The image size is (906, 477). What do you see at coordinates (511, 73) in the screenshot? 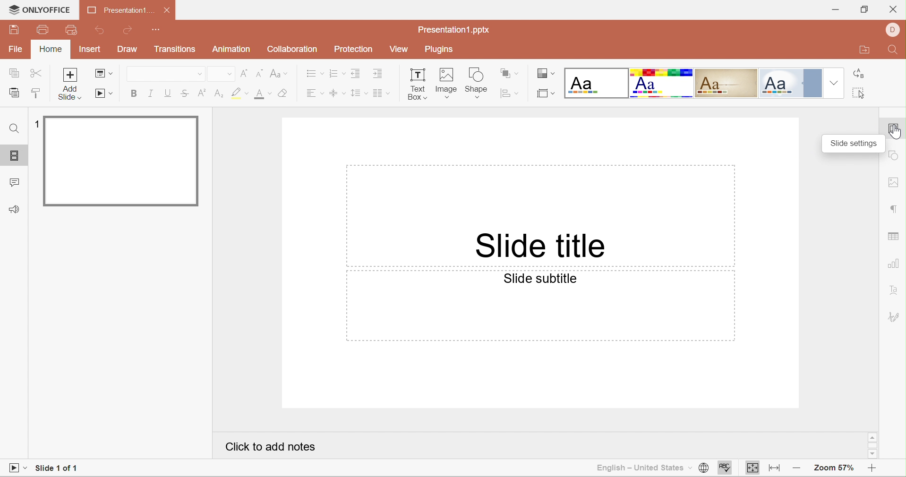
I see `Arrange shape` at bounding box center [511, 73].